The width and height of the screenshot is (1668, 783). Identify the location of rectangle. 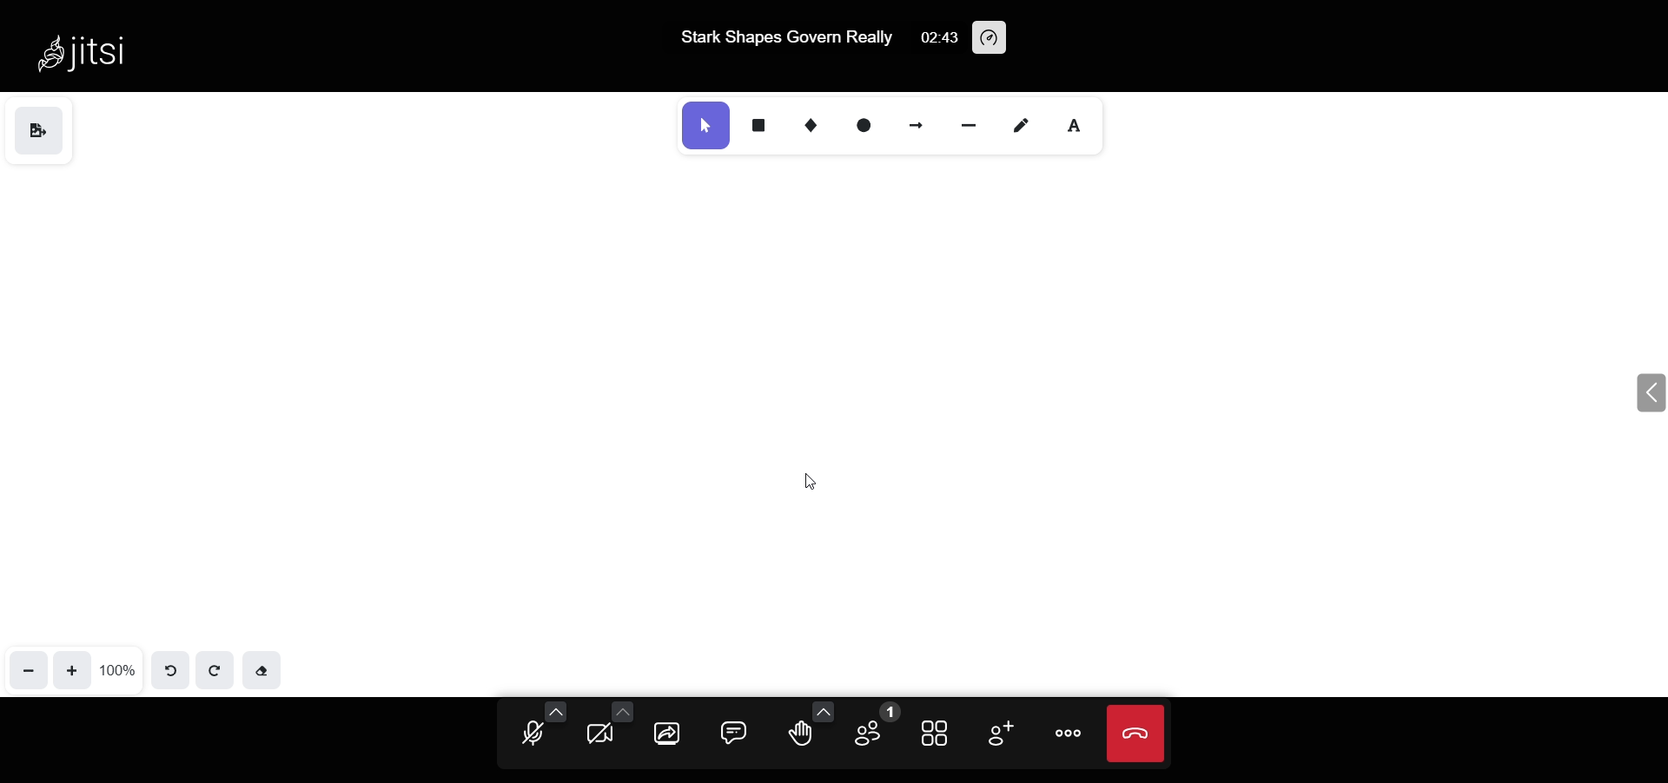
(758, 124).